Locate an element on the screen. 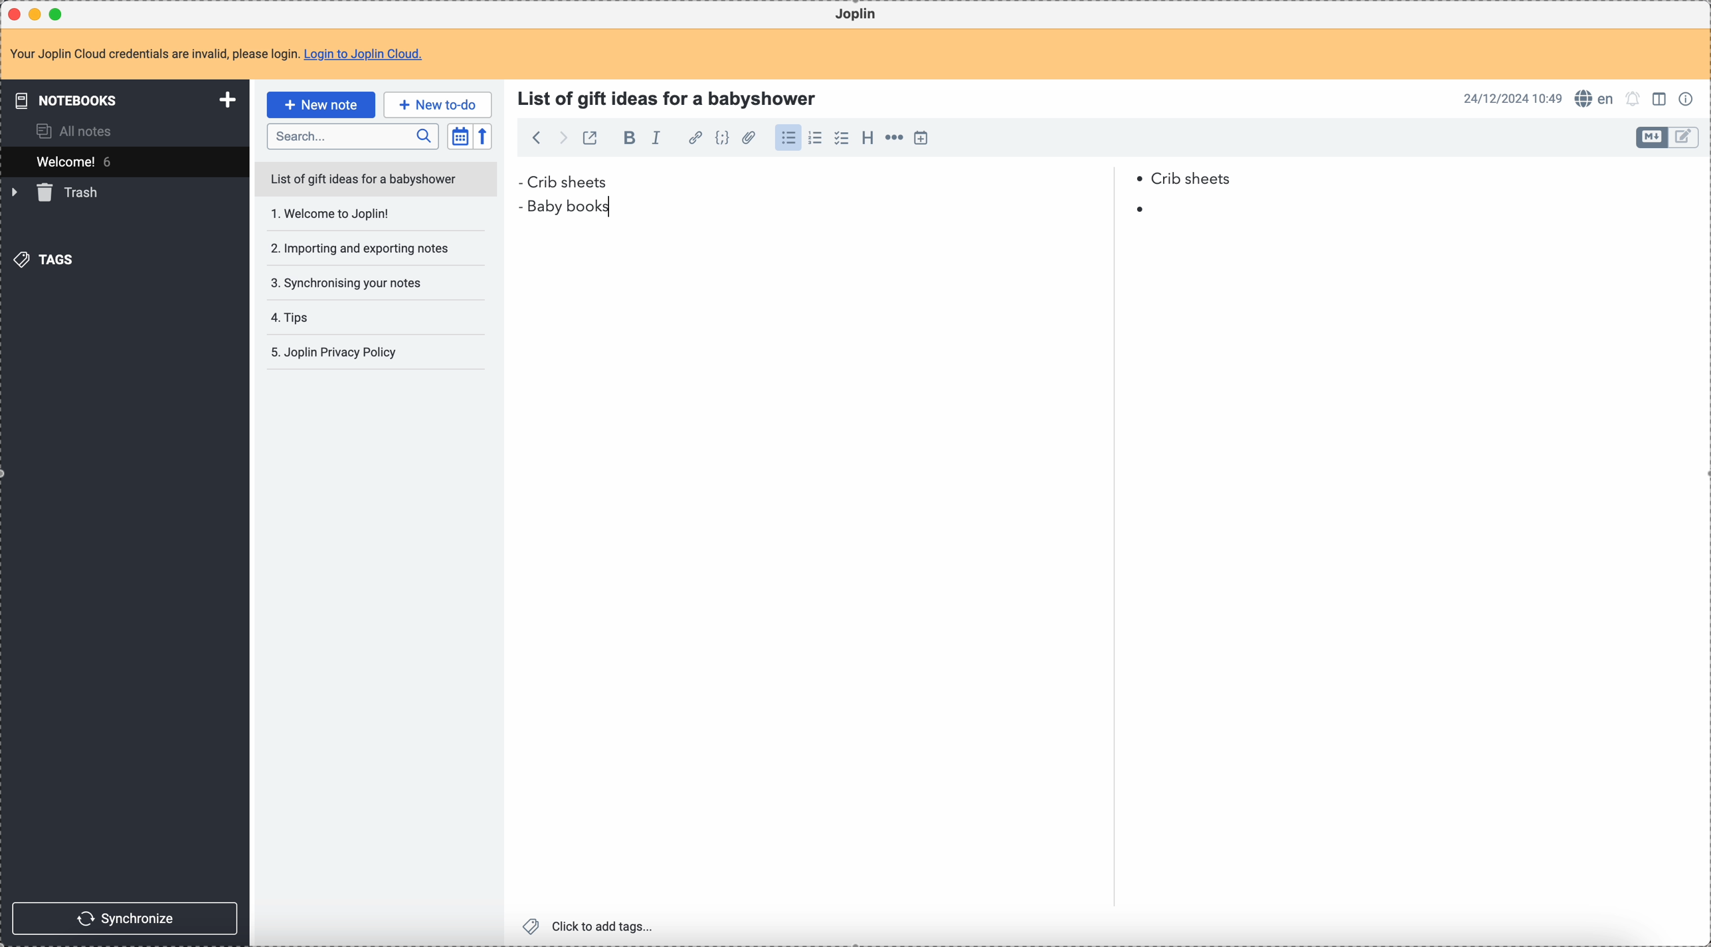 This screenshot has width=1711, height=947. hyperlink is located at coordinates (695, 139).